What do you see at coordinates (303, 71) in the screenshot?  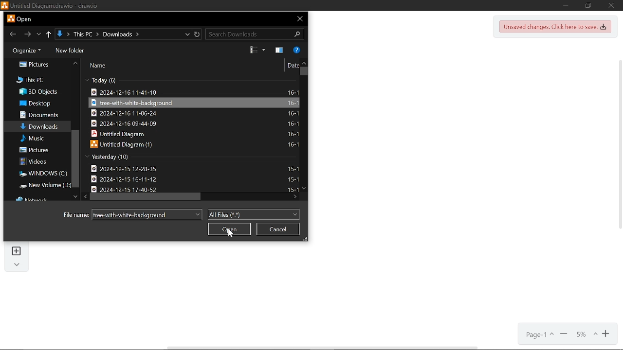 I see `Vertical scrollbar` at bounding box center [303, 71].